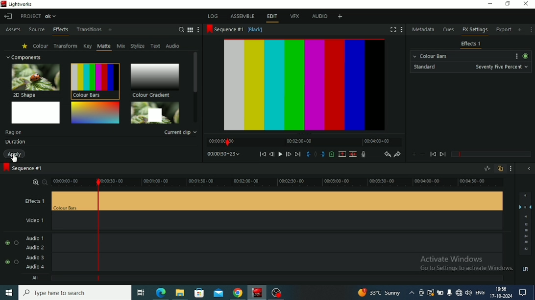 This screenshot has height=300, width=535. Describe the element at coordinates (316, 154) in the screenshot. I see `Clear all Marks` at that location.